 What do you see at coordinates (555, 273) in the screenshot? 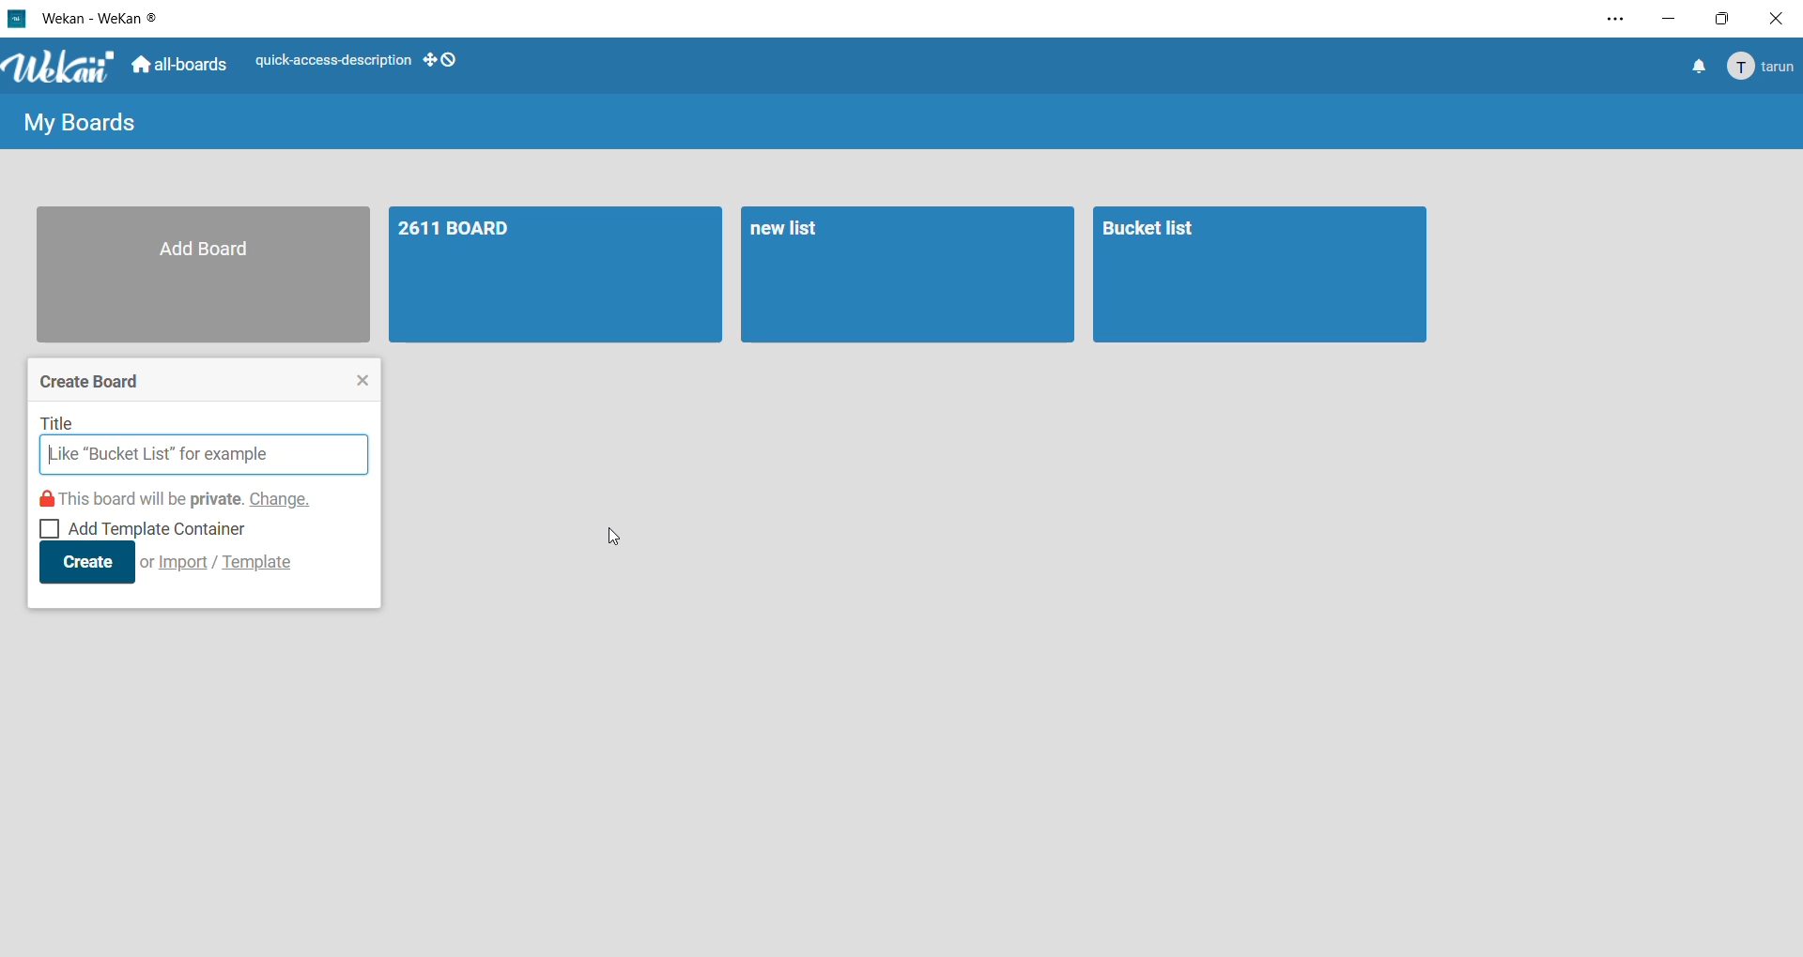
I see `board 1` at bounding box center [555, 273].